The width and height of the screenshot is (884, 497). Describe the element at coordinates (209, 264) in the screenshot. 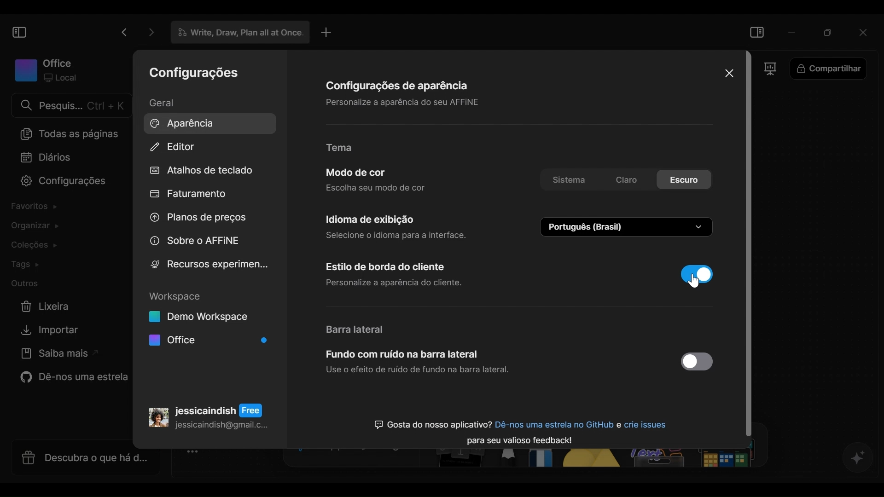

I see `Experimental features` at that location.